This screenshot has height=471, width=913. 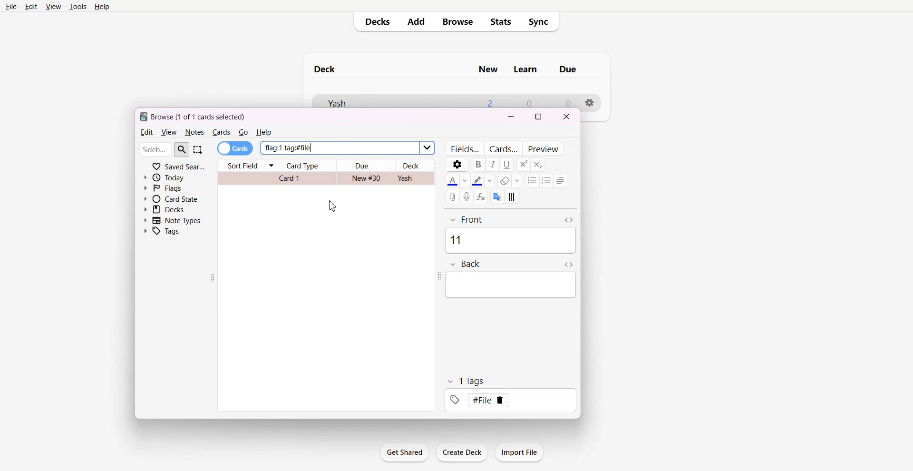 What do you see at coordinates (366, 179) in the screenshot?
I see `new #30` at bounding box center [366, 179].